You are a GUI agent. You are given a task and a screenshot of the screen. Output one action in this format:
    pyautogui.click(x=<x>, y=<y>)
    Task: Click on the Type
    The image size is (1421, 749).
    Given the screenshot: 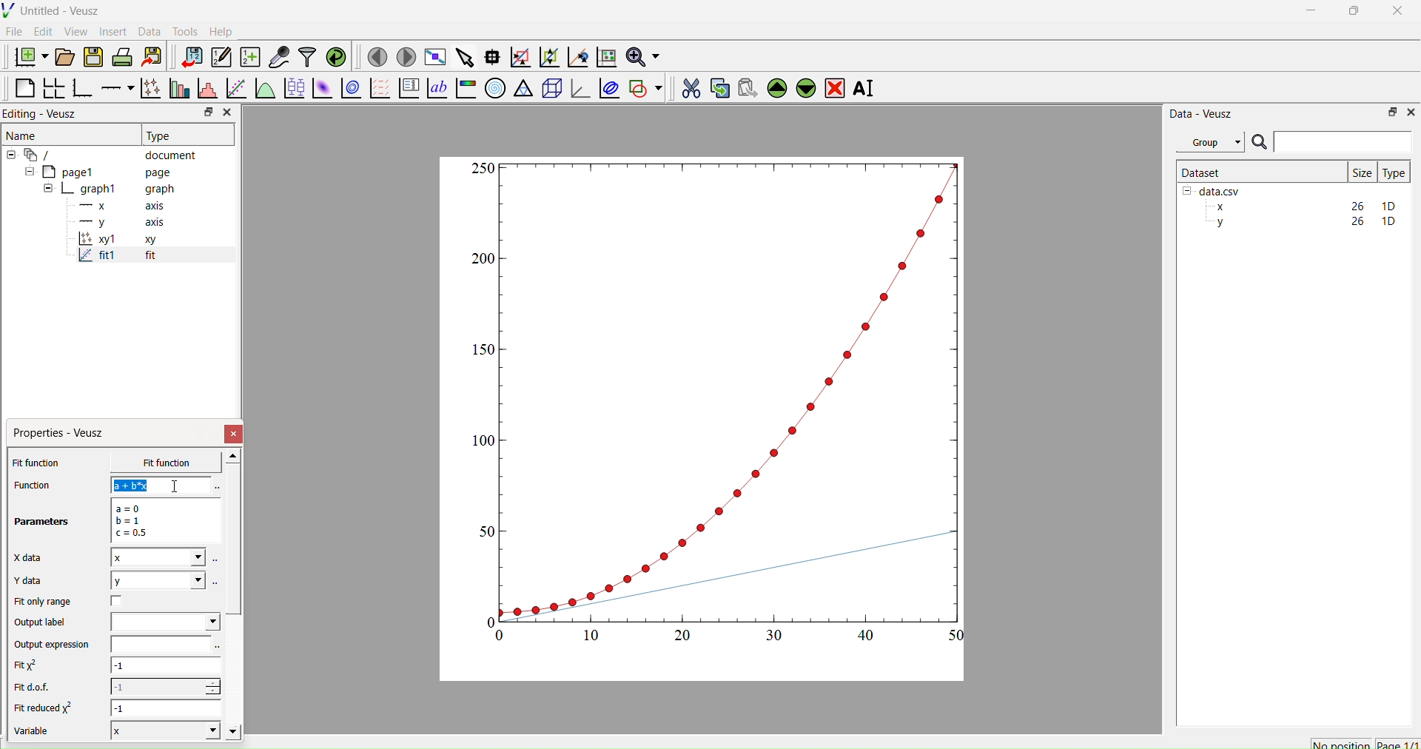 What is the action you would take?
    pyautogui.click(x=1394, y=172)
    